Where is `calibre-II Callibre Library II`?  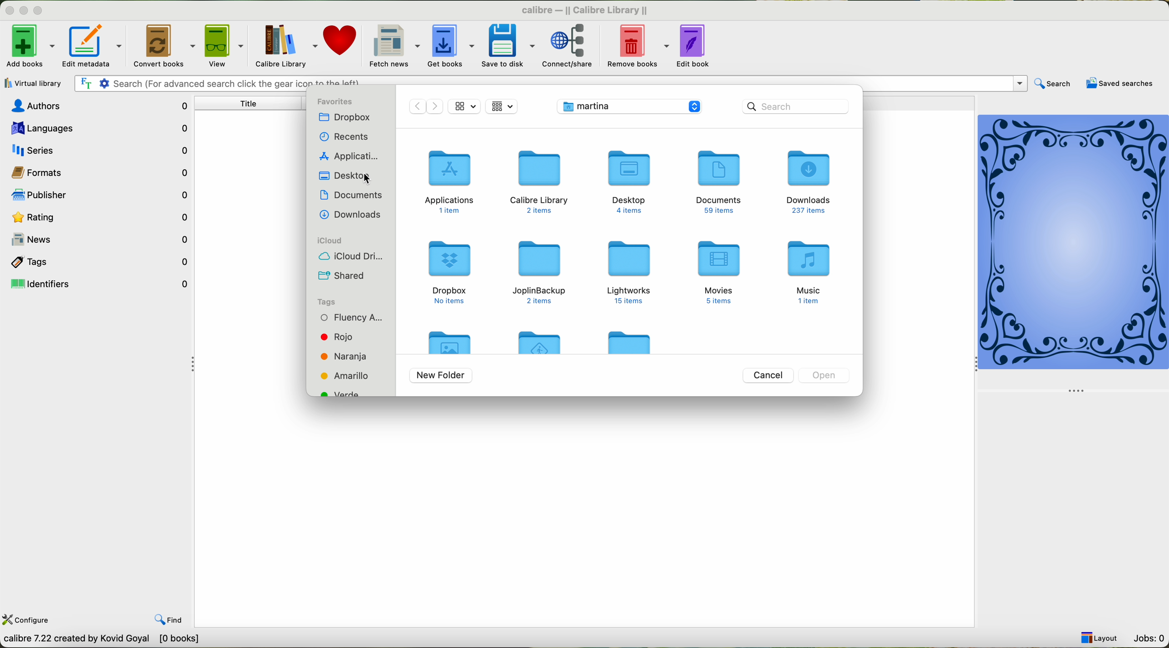
calibre-II Callibre Library II is located at coordinates (581, 9).